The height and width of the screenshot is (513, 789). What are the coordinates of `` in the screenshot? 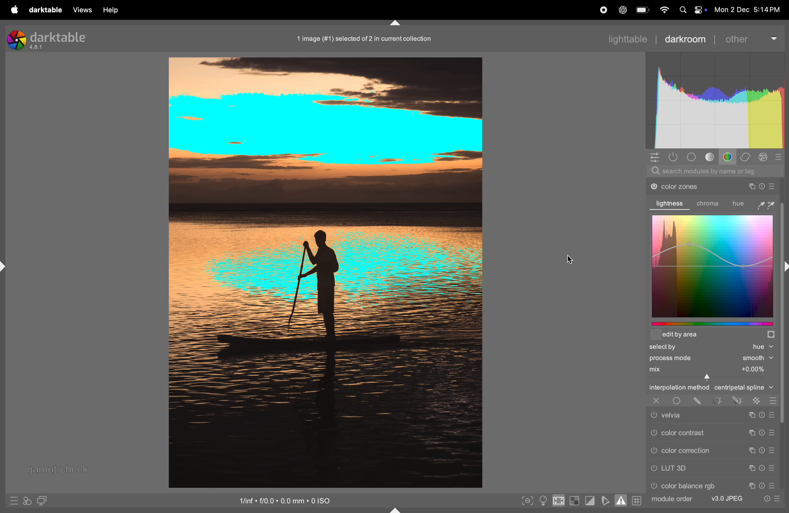 It's located at (738, 400).